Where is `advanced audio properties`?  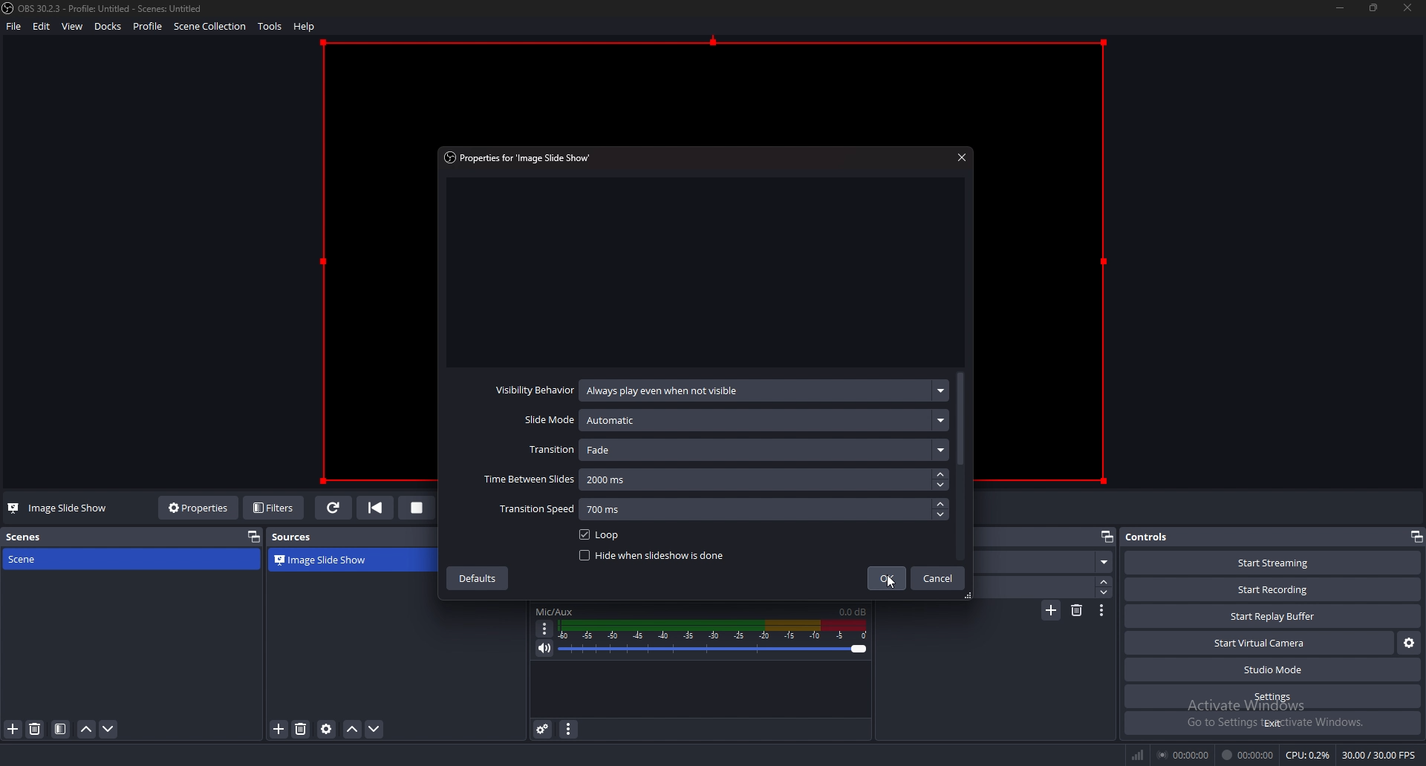
advanced audio properties is located at coordinates (542, 730).